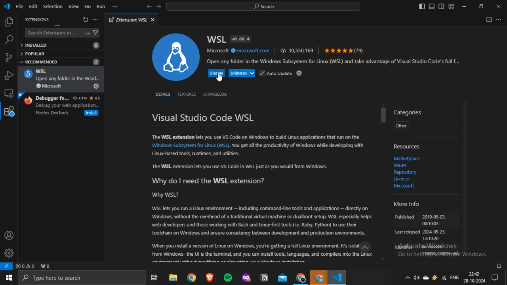 Image resolution: width=507 pixels, height=285 pixels. I want to click on Firefox DevTools, so click(53, 113).